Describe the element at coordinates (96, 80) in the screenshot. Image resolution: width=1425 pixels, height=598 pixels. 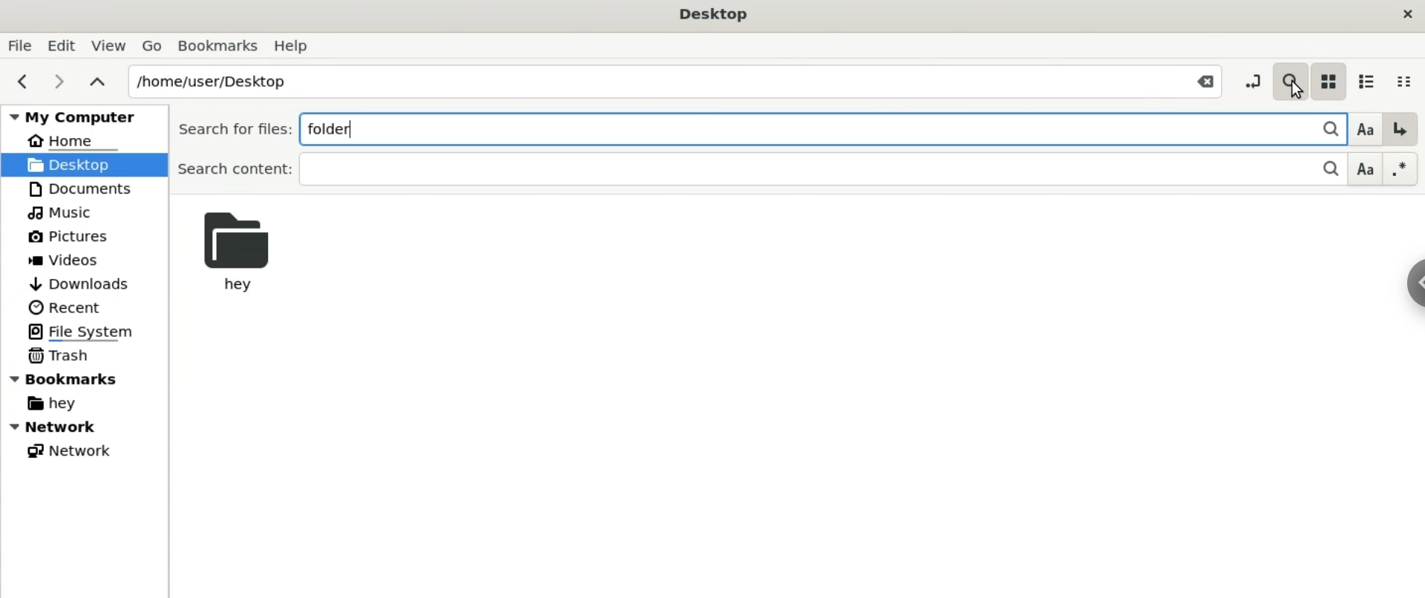
I see `parent folders` at that location.